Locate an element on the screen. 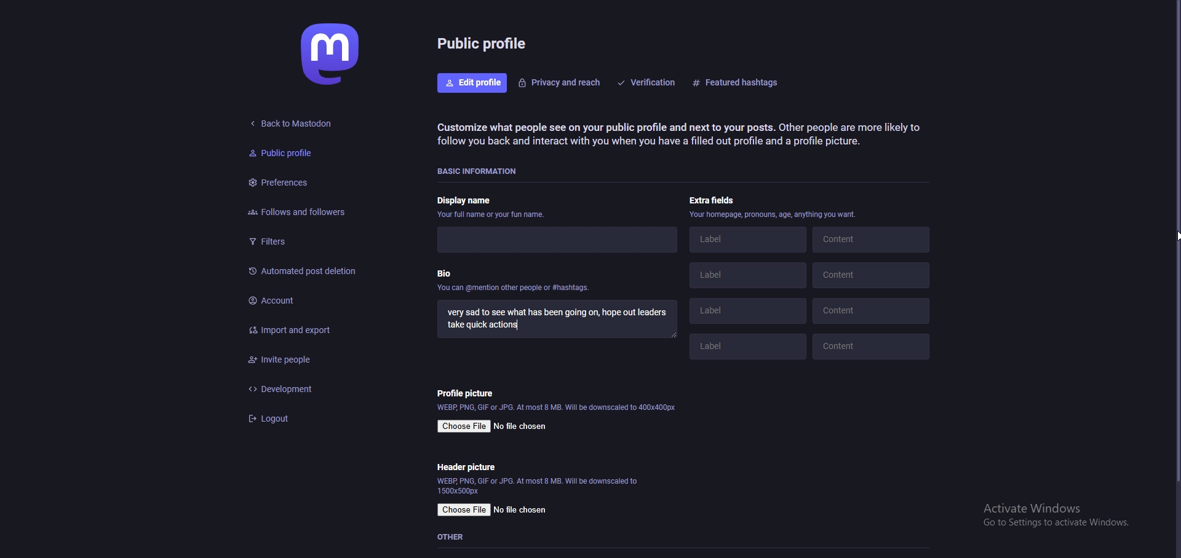 The image size is (1181, 558). content is located at coordinates (872, 346).